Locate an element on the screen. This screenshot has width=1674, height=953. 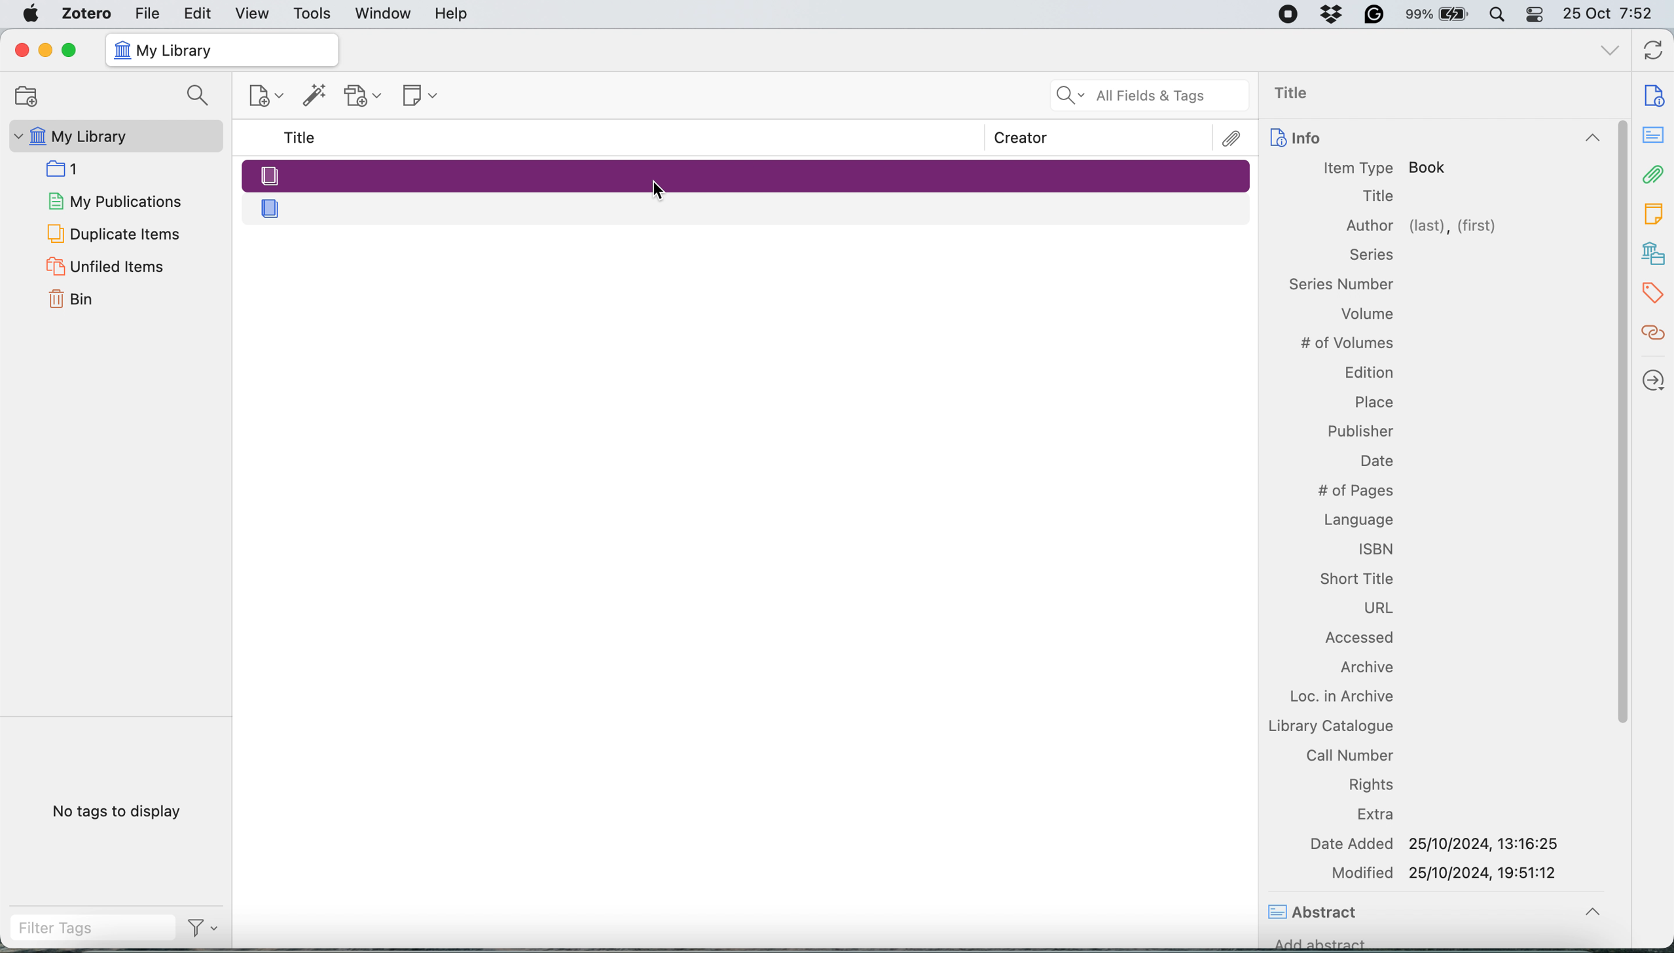
Maximize is located at coordinates (69, 51).